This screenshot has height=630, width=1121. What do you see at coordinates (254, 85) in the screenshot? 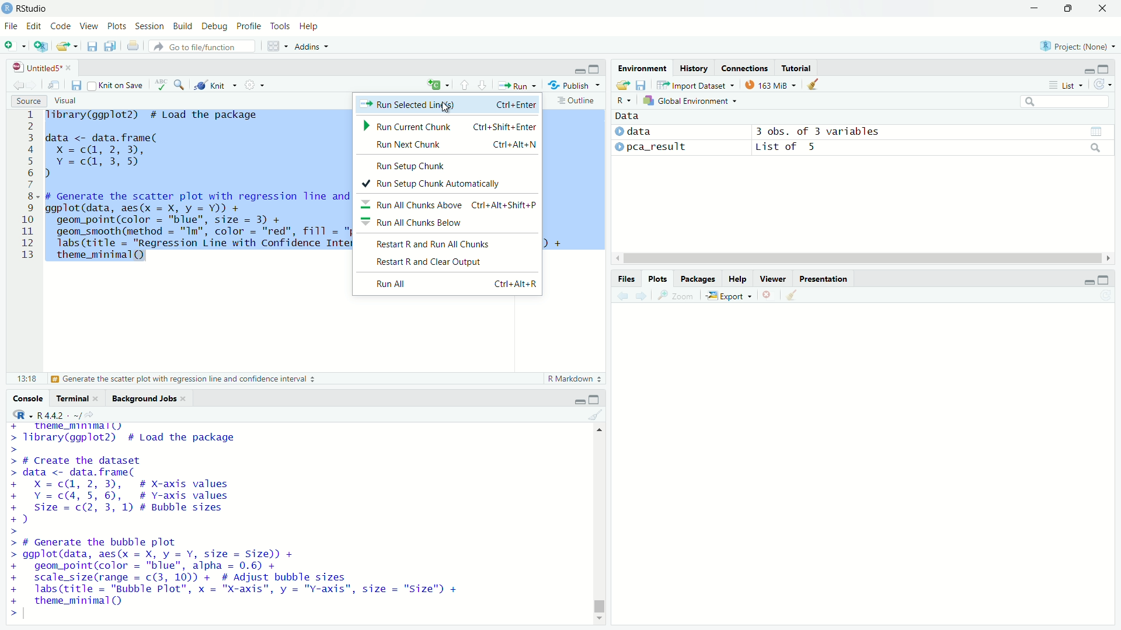
I see `More options` at bounding box center [254, 85].